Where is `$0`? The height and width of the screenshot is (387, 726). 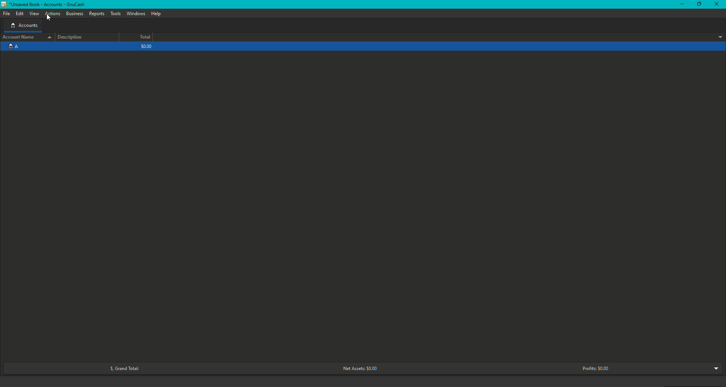 $0 is located at coordinates (143, 46).